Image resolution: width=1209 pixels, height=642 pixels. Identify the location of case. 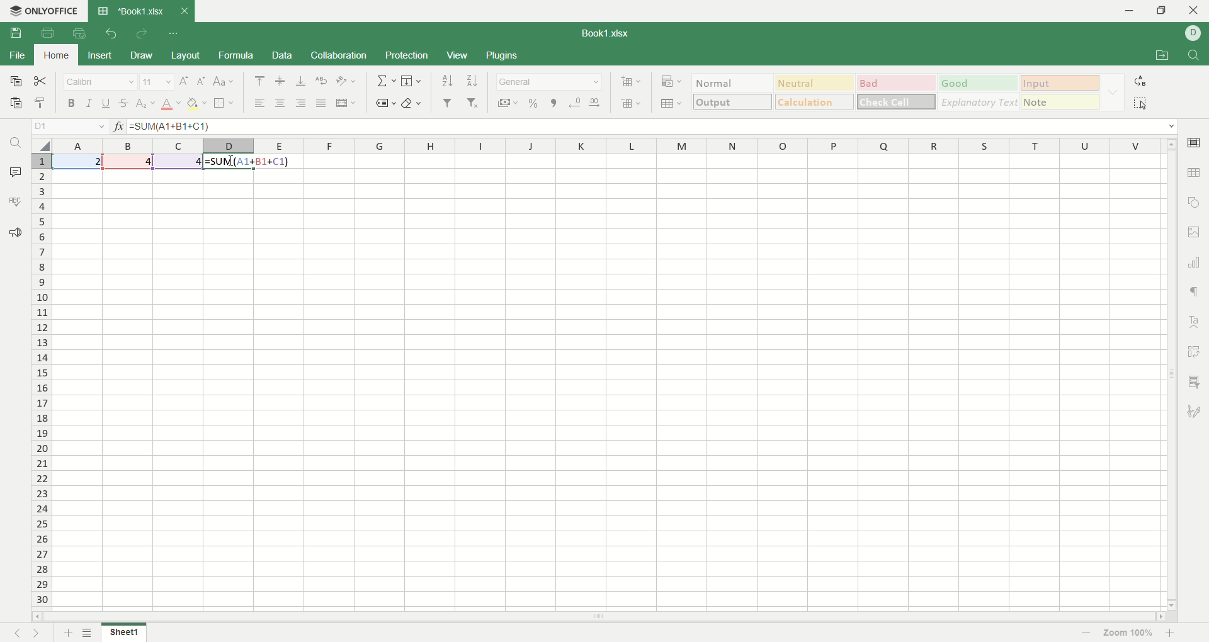
(224, 81).